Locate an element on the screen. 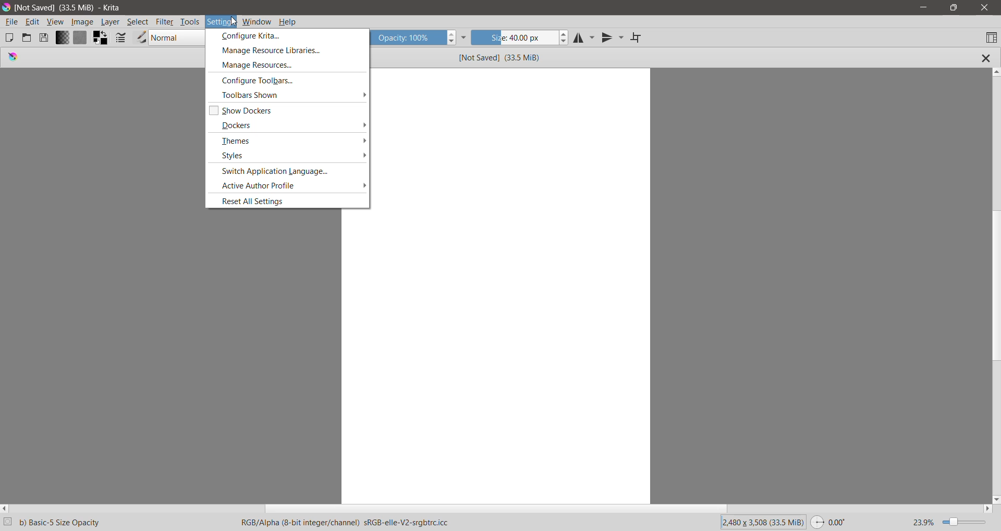  Application Logo is located at coordinates (6, 7).